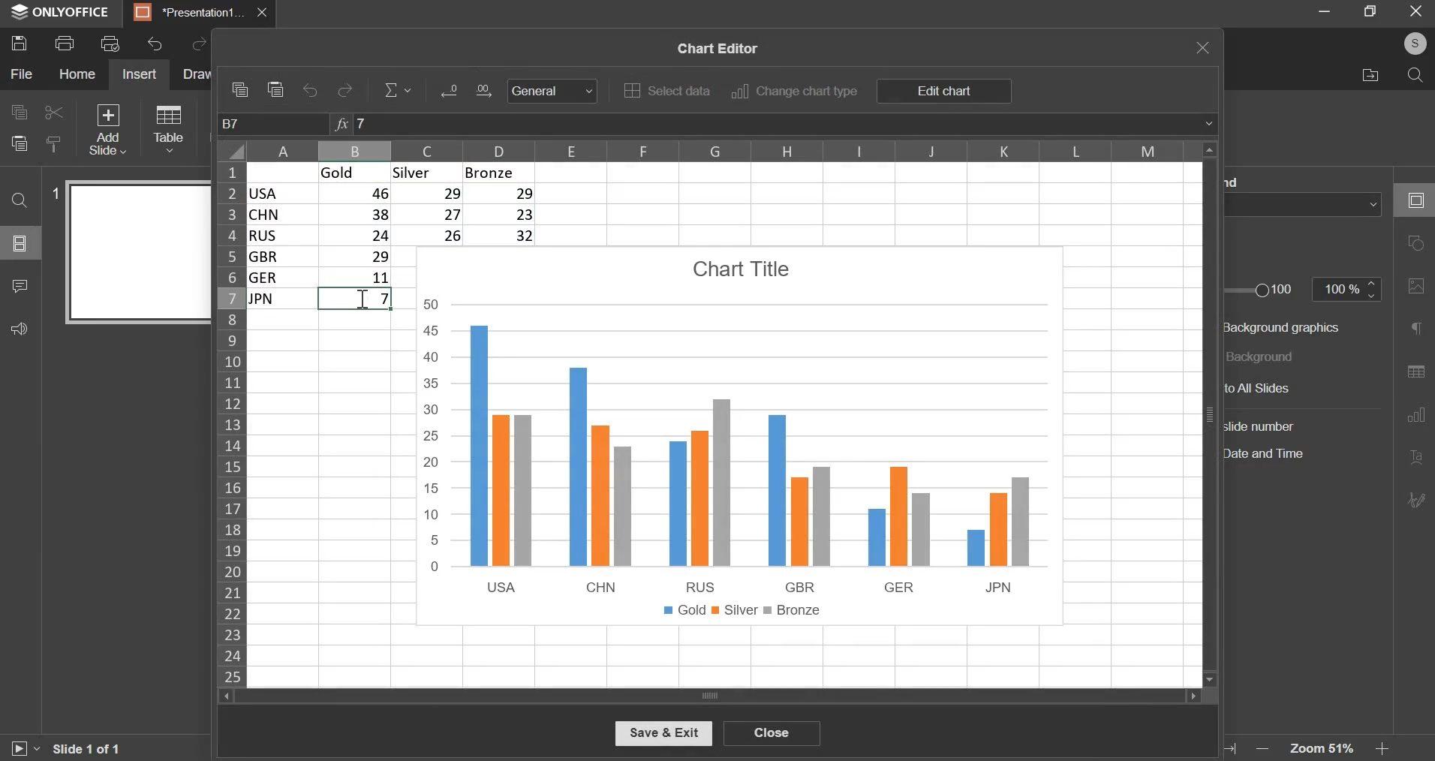 This screenshot has width=1435, height=761. I want to click on cut, so click(51, 113).